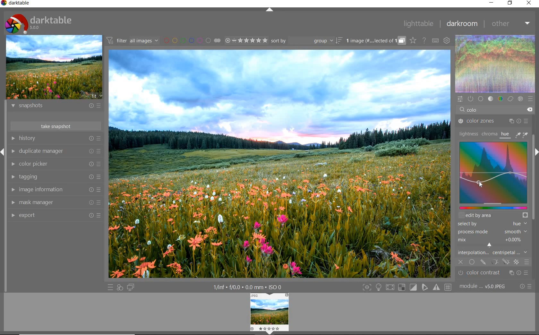 The width and height of the screenshot is (539, 335). Describe the element at coordinates (493, 215) in the screenshot. I see `edit by area` at that location.